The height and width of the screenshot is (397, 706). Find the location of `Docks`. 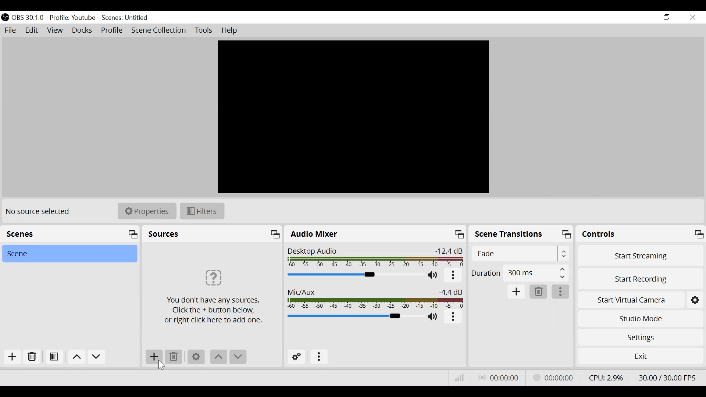

Docks is located at coordinates (83, 31).